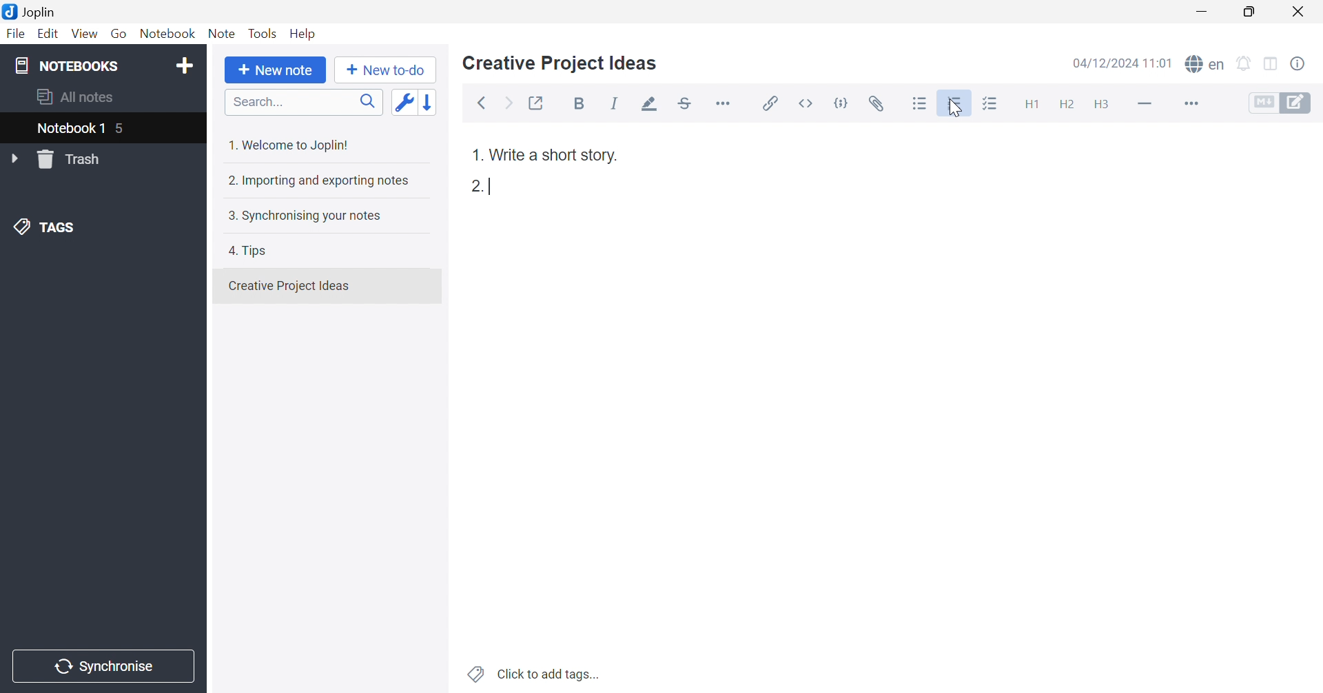 This screenshot has height=693, width=1323. Describe the element at coordinates (1031, 105) in the screenshot. I see `Heading 1` at that location.